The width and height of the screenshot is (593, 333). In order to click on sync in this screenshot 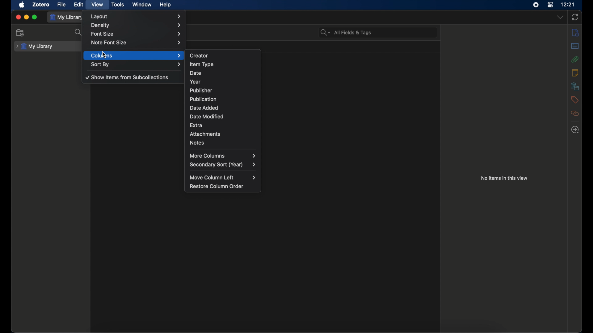, I will do `click(574, 17)`.